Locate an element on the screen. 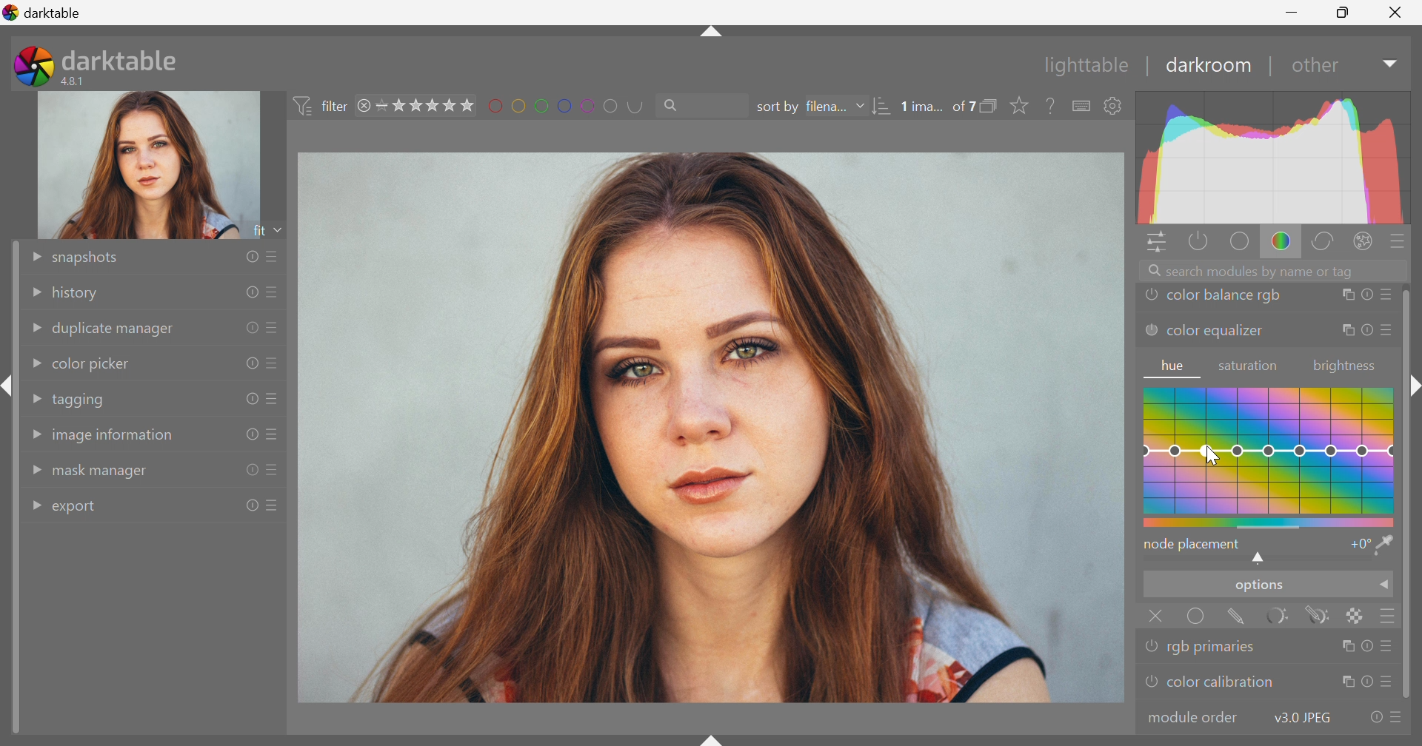  other is located at coordinates (1314, 67).